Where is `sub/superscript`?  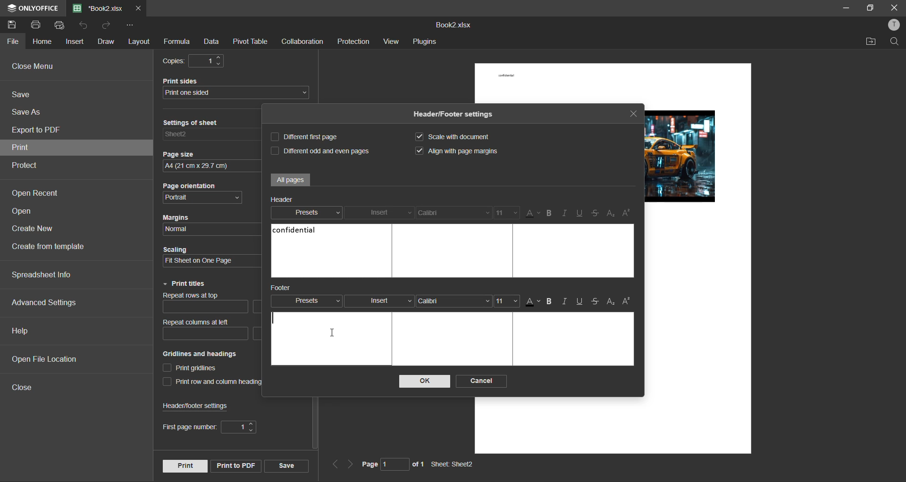 sub/superscript is located at coordinates (611, 214).